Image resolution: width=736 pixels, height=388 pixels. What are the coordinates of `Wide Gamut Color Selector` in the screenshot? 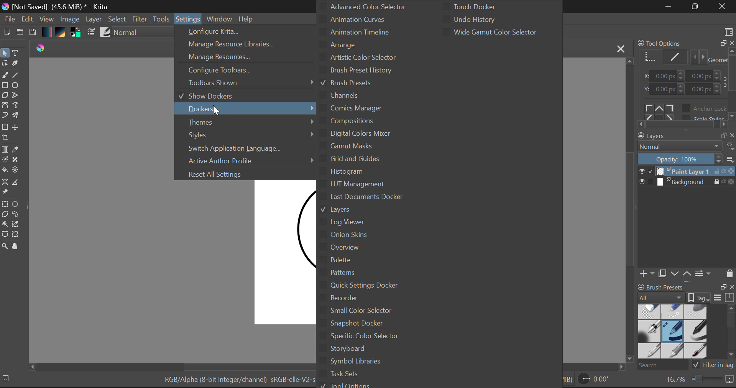 It's located at (492, 33).